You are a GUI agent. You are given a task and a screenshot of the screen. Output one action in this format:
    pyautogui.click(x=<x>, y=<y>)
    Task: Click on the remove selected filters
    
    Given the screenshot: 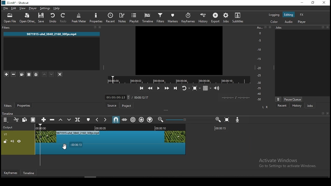 What is the action you would take?
    pyautogui.click(x=14, y=74)
    